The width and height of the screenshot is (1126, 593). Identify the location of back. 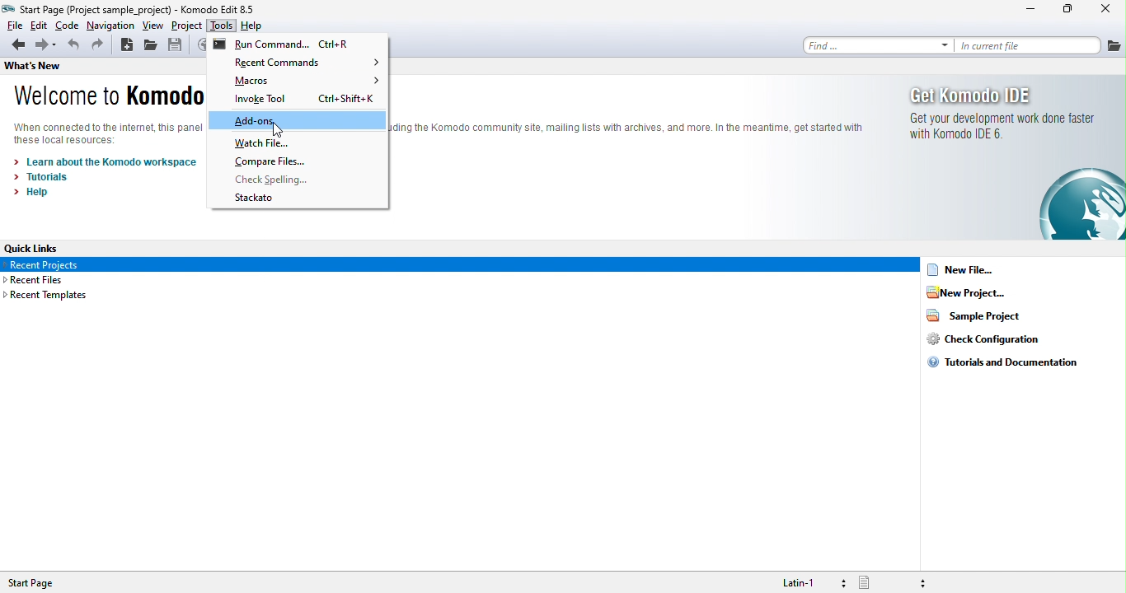
(17, 46).